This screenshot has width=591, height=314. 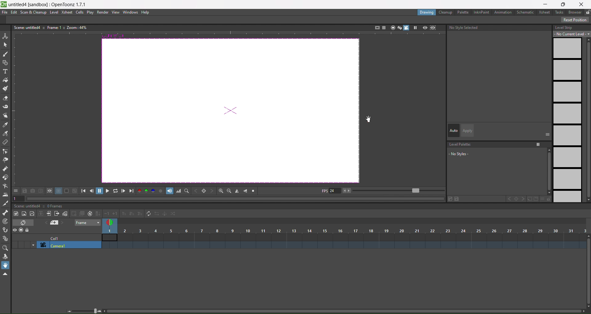 I want to click on Cursor, so click(x=369, y=119).